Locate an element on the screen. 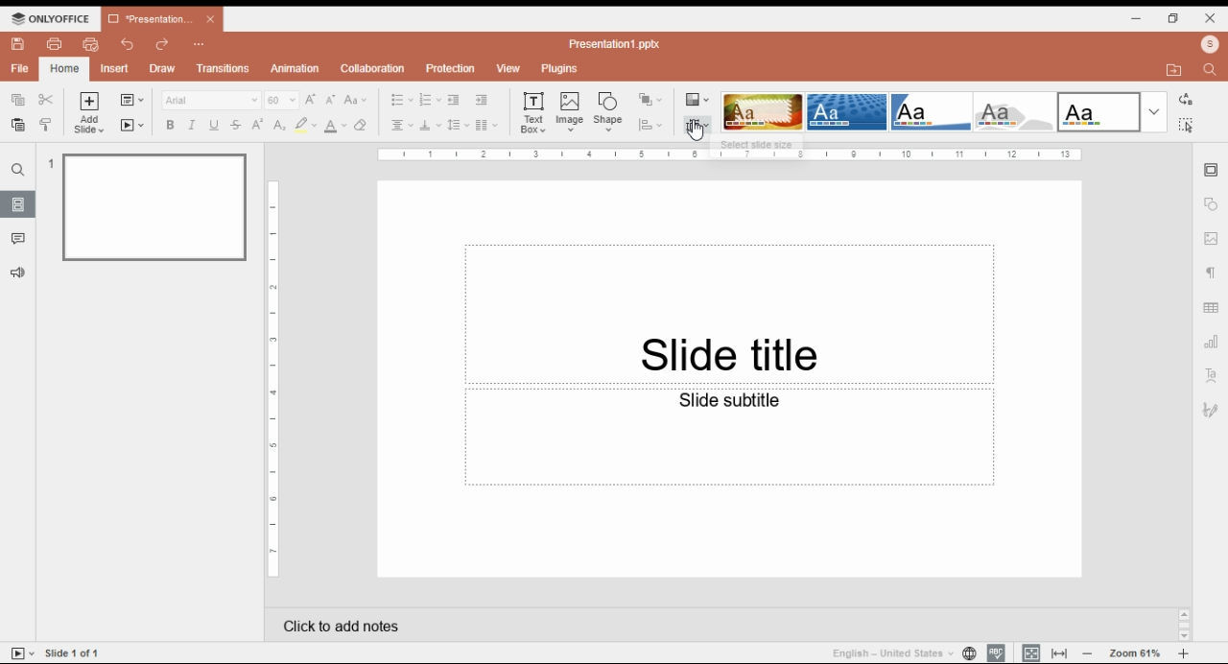 Image resolution: width=1228 pixels, height=664 pixels. erase is located at coordinates (362, 126).